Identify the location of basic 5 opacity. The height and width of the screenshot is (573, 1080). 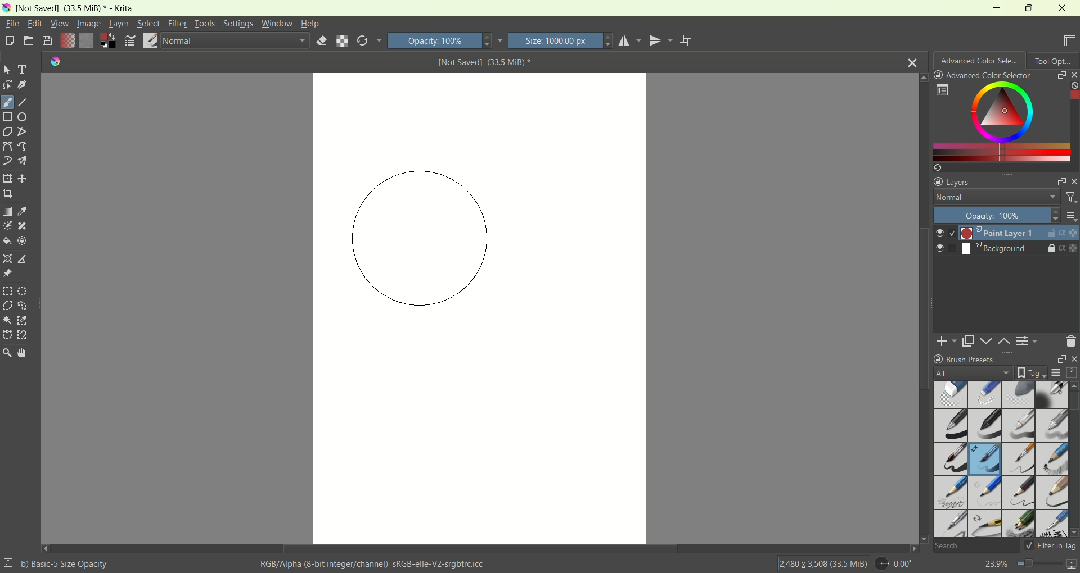
(985, 461).